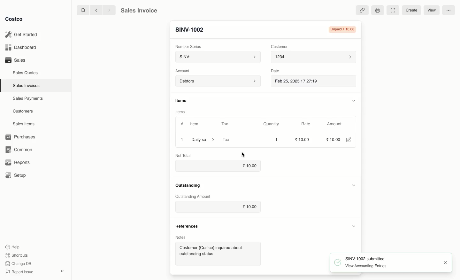  I want to click on Collapse, so click(62, 271).